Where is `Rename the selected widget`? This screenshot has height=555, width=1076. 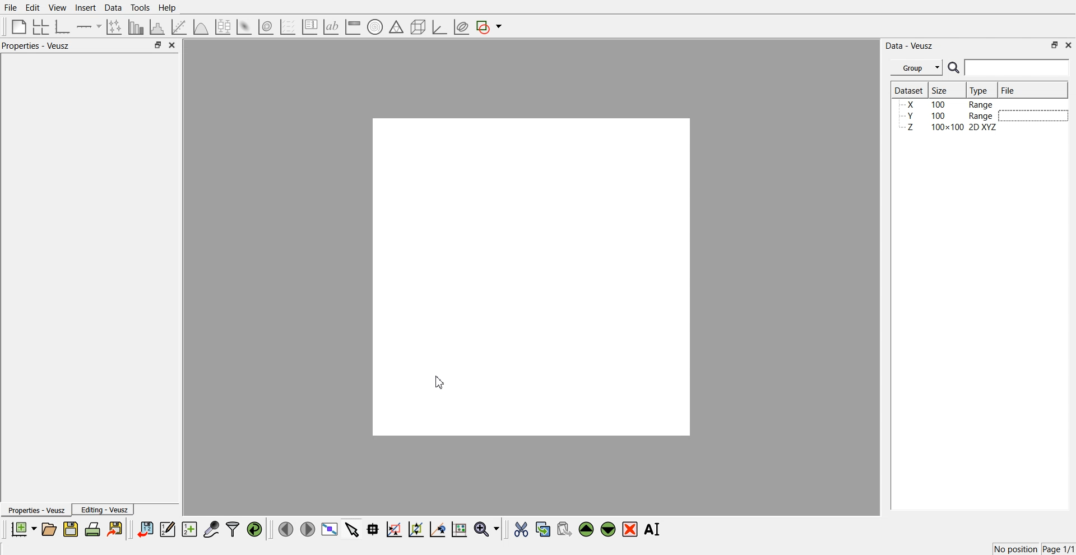
Rename the selected widget is located at coordinates (653, 529).